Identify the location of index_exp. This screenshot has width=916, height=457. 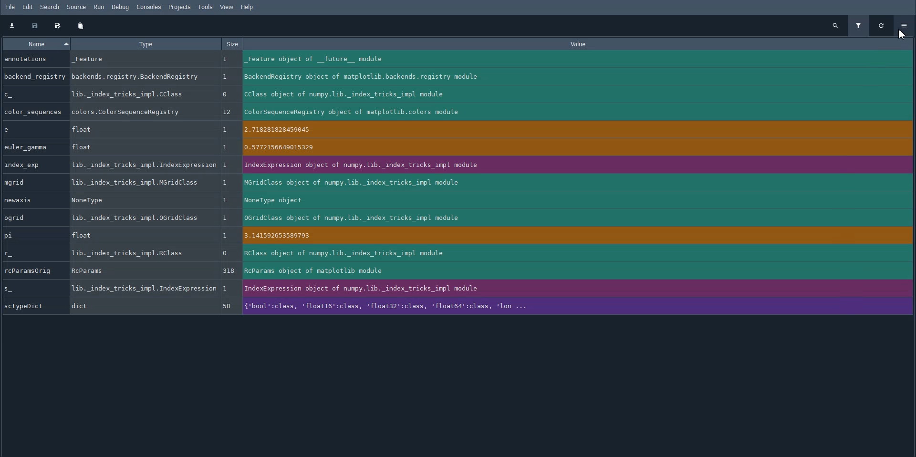
(32, 165).